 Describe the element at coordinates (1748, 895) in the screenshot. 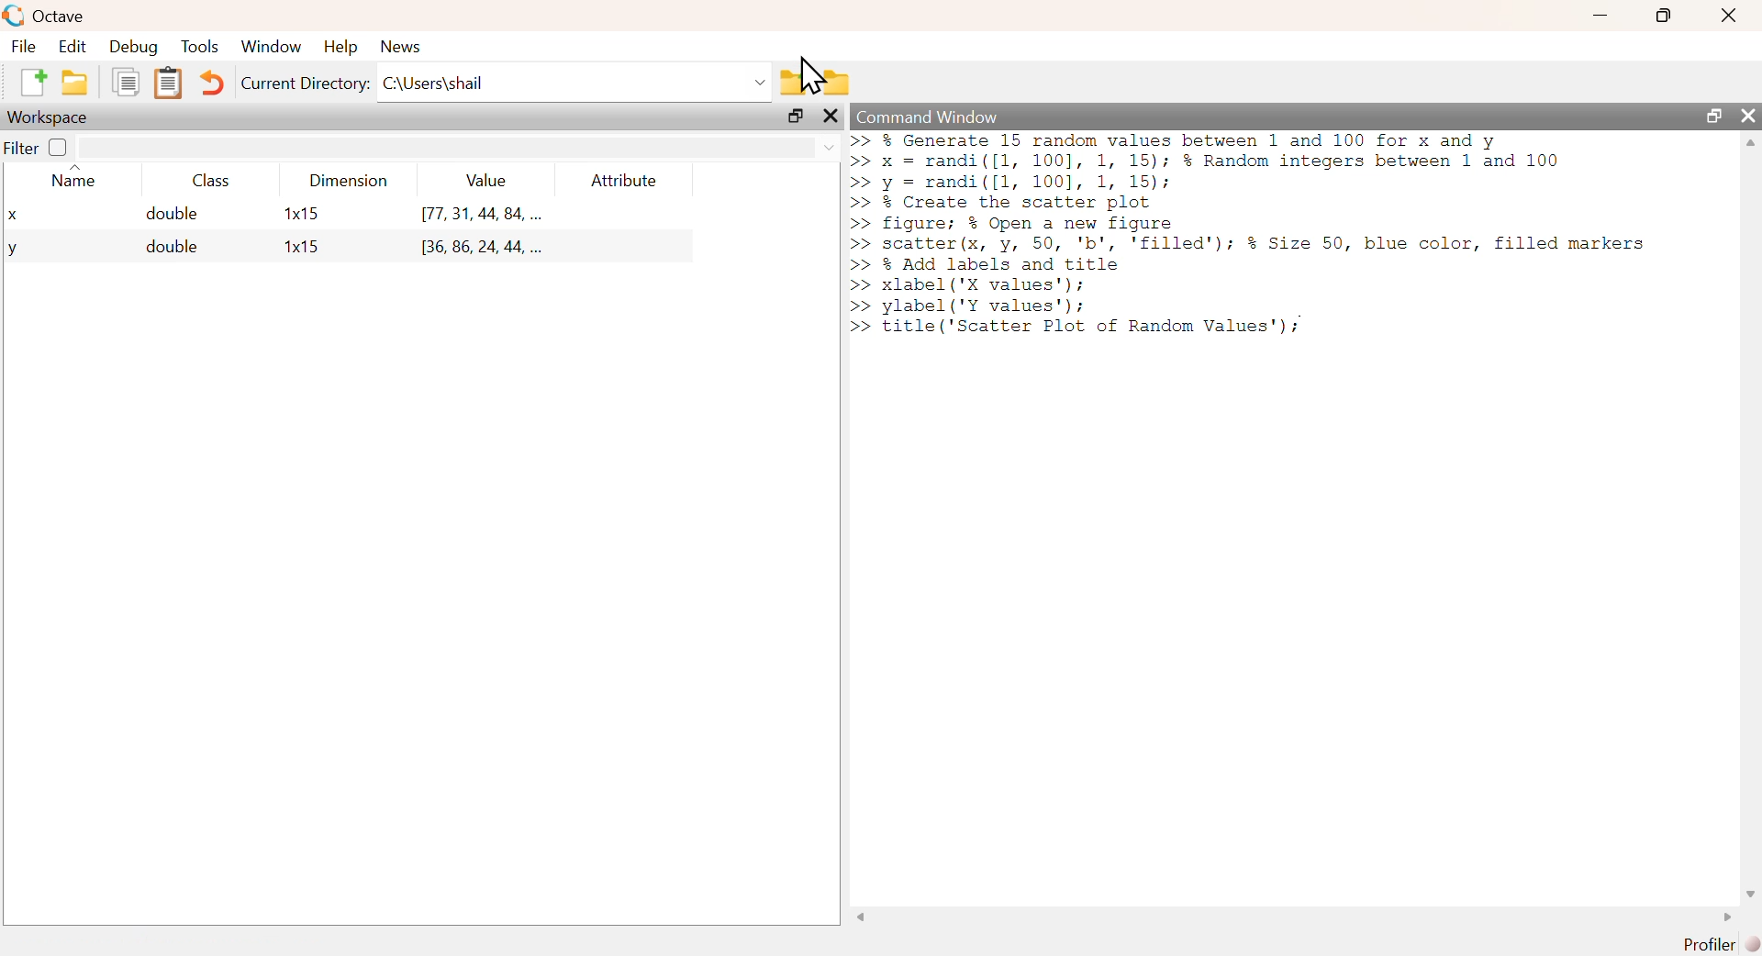

I see `scroll down` at that location.